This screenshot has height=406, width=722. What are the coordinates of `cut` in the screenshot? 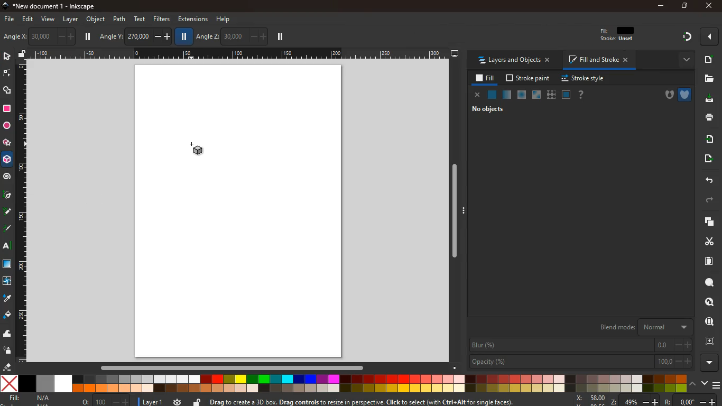 It's located at (705, 241).